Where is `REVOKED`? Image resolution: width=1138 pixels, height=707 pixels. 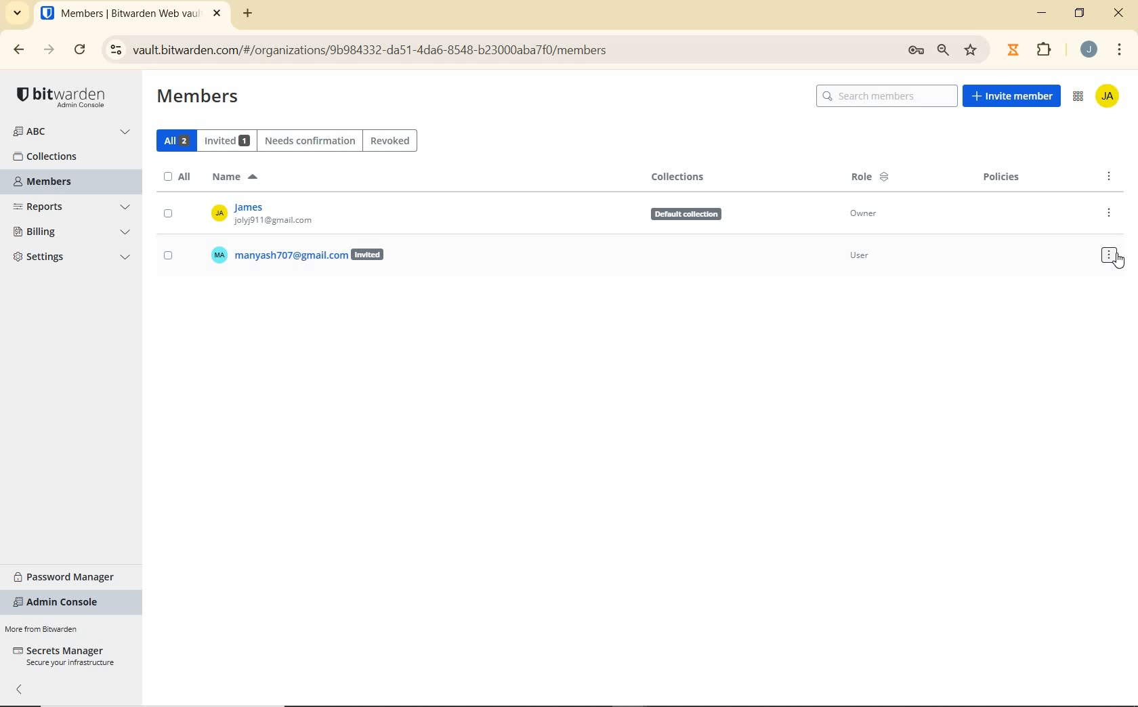
REVOKED is located at coordinates (390, 140).